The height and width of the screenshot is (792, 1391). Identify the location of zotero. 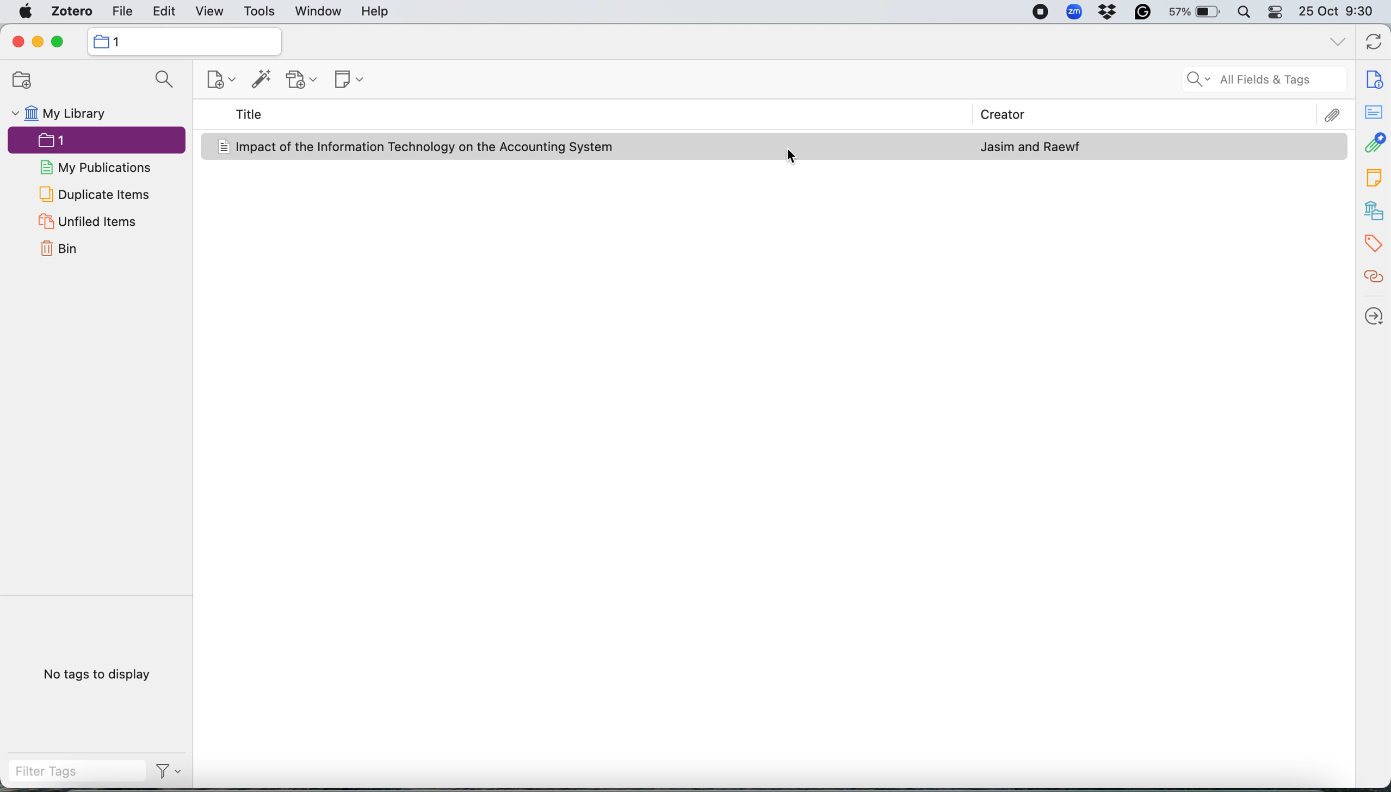
(72, 11).